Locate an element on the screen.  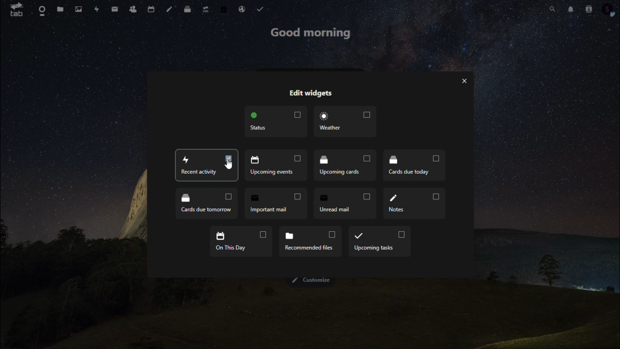
upcoming events is located at coordinates (275, 165).